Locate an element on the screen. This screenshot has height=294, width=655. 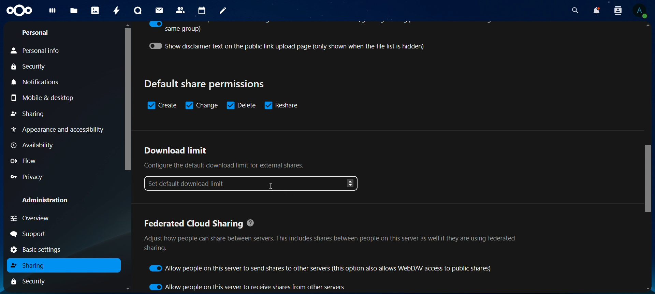
allow people on this server to send shares to other servers  is located at coordinates (322, 268).